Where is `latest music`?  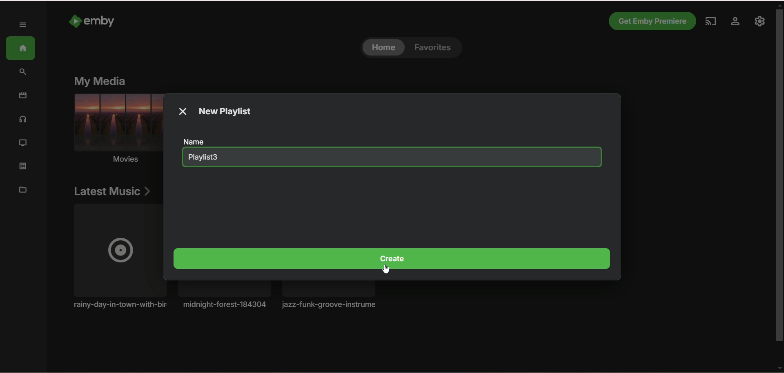 latest music is located at coordinates (112, 192).